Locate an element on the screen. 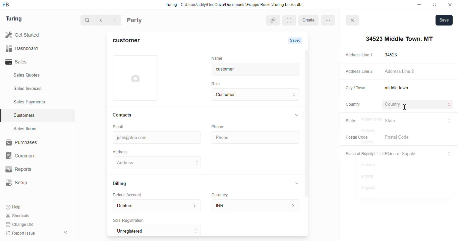  Turing - C:\Users\adity\OneDrive\Documents\Frappe Books\Turing books. db is located at coordinates (236, 5).